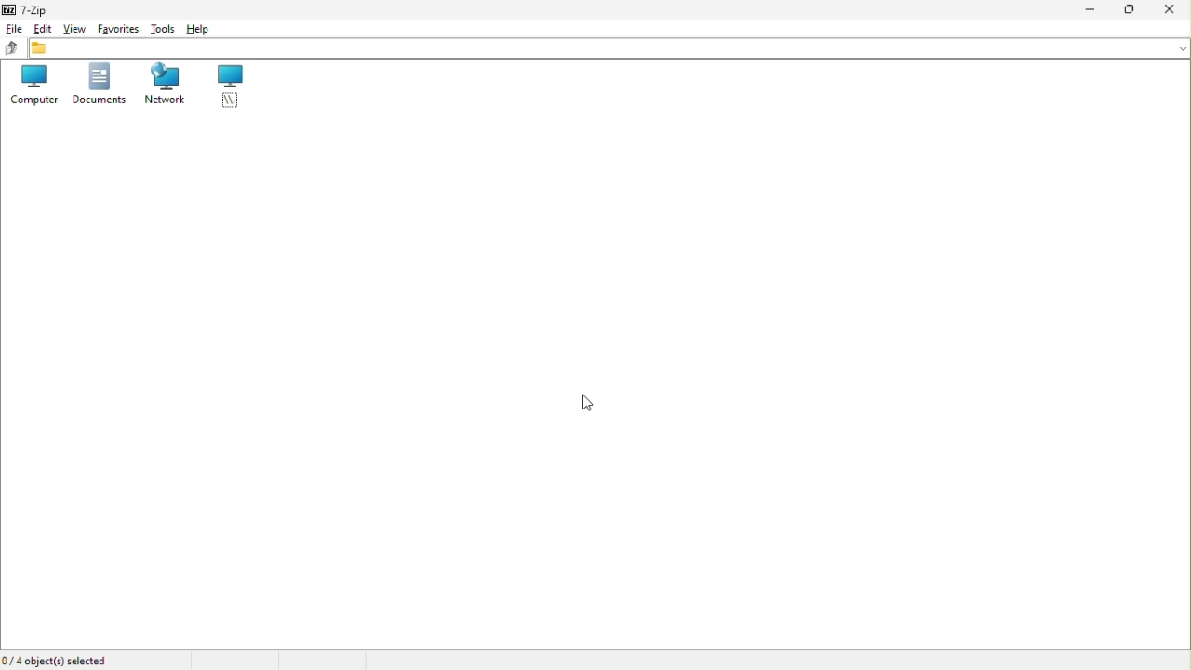 This screenshot has width=1191, height=670. What do you see at coordinates (610, 49) in the screenshot?
I see `file address bar` at bounding box center [610, 49].